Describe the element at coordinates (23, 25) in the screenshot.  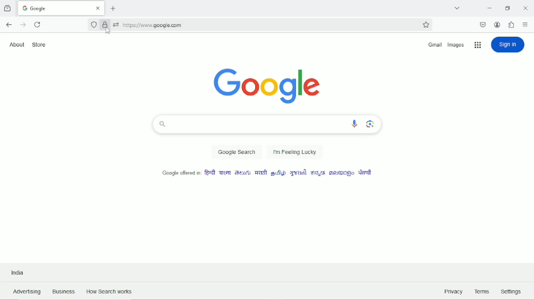
I see `Go forward` at that location.